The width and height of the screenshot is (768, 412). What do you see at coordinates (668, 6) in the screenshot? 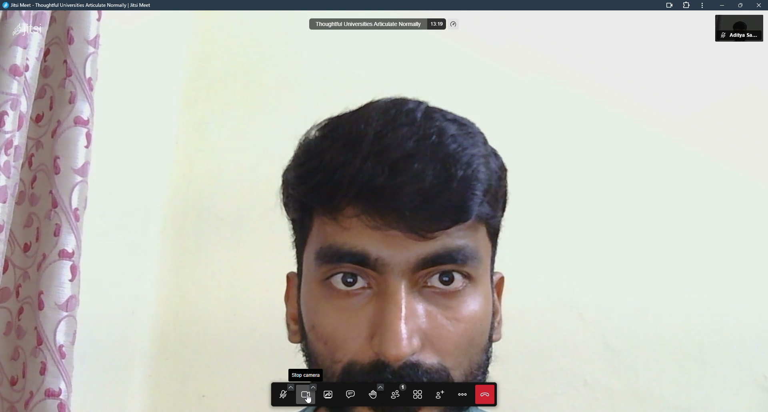
I see `this page is accessing microphone` at bounding box center [668, 6].